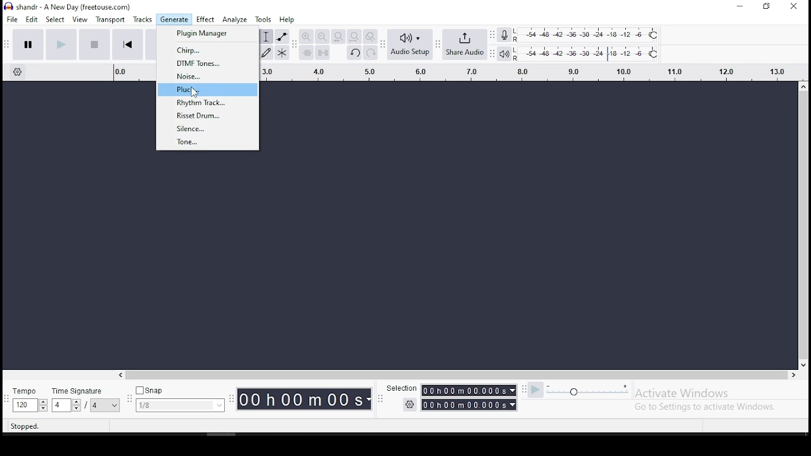 The image size is (811, 456). I want to click on edit, so click(33, 20).